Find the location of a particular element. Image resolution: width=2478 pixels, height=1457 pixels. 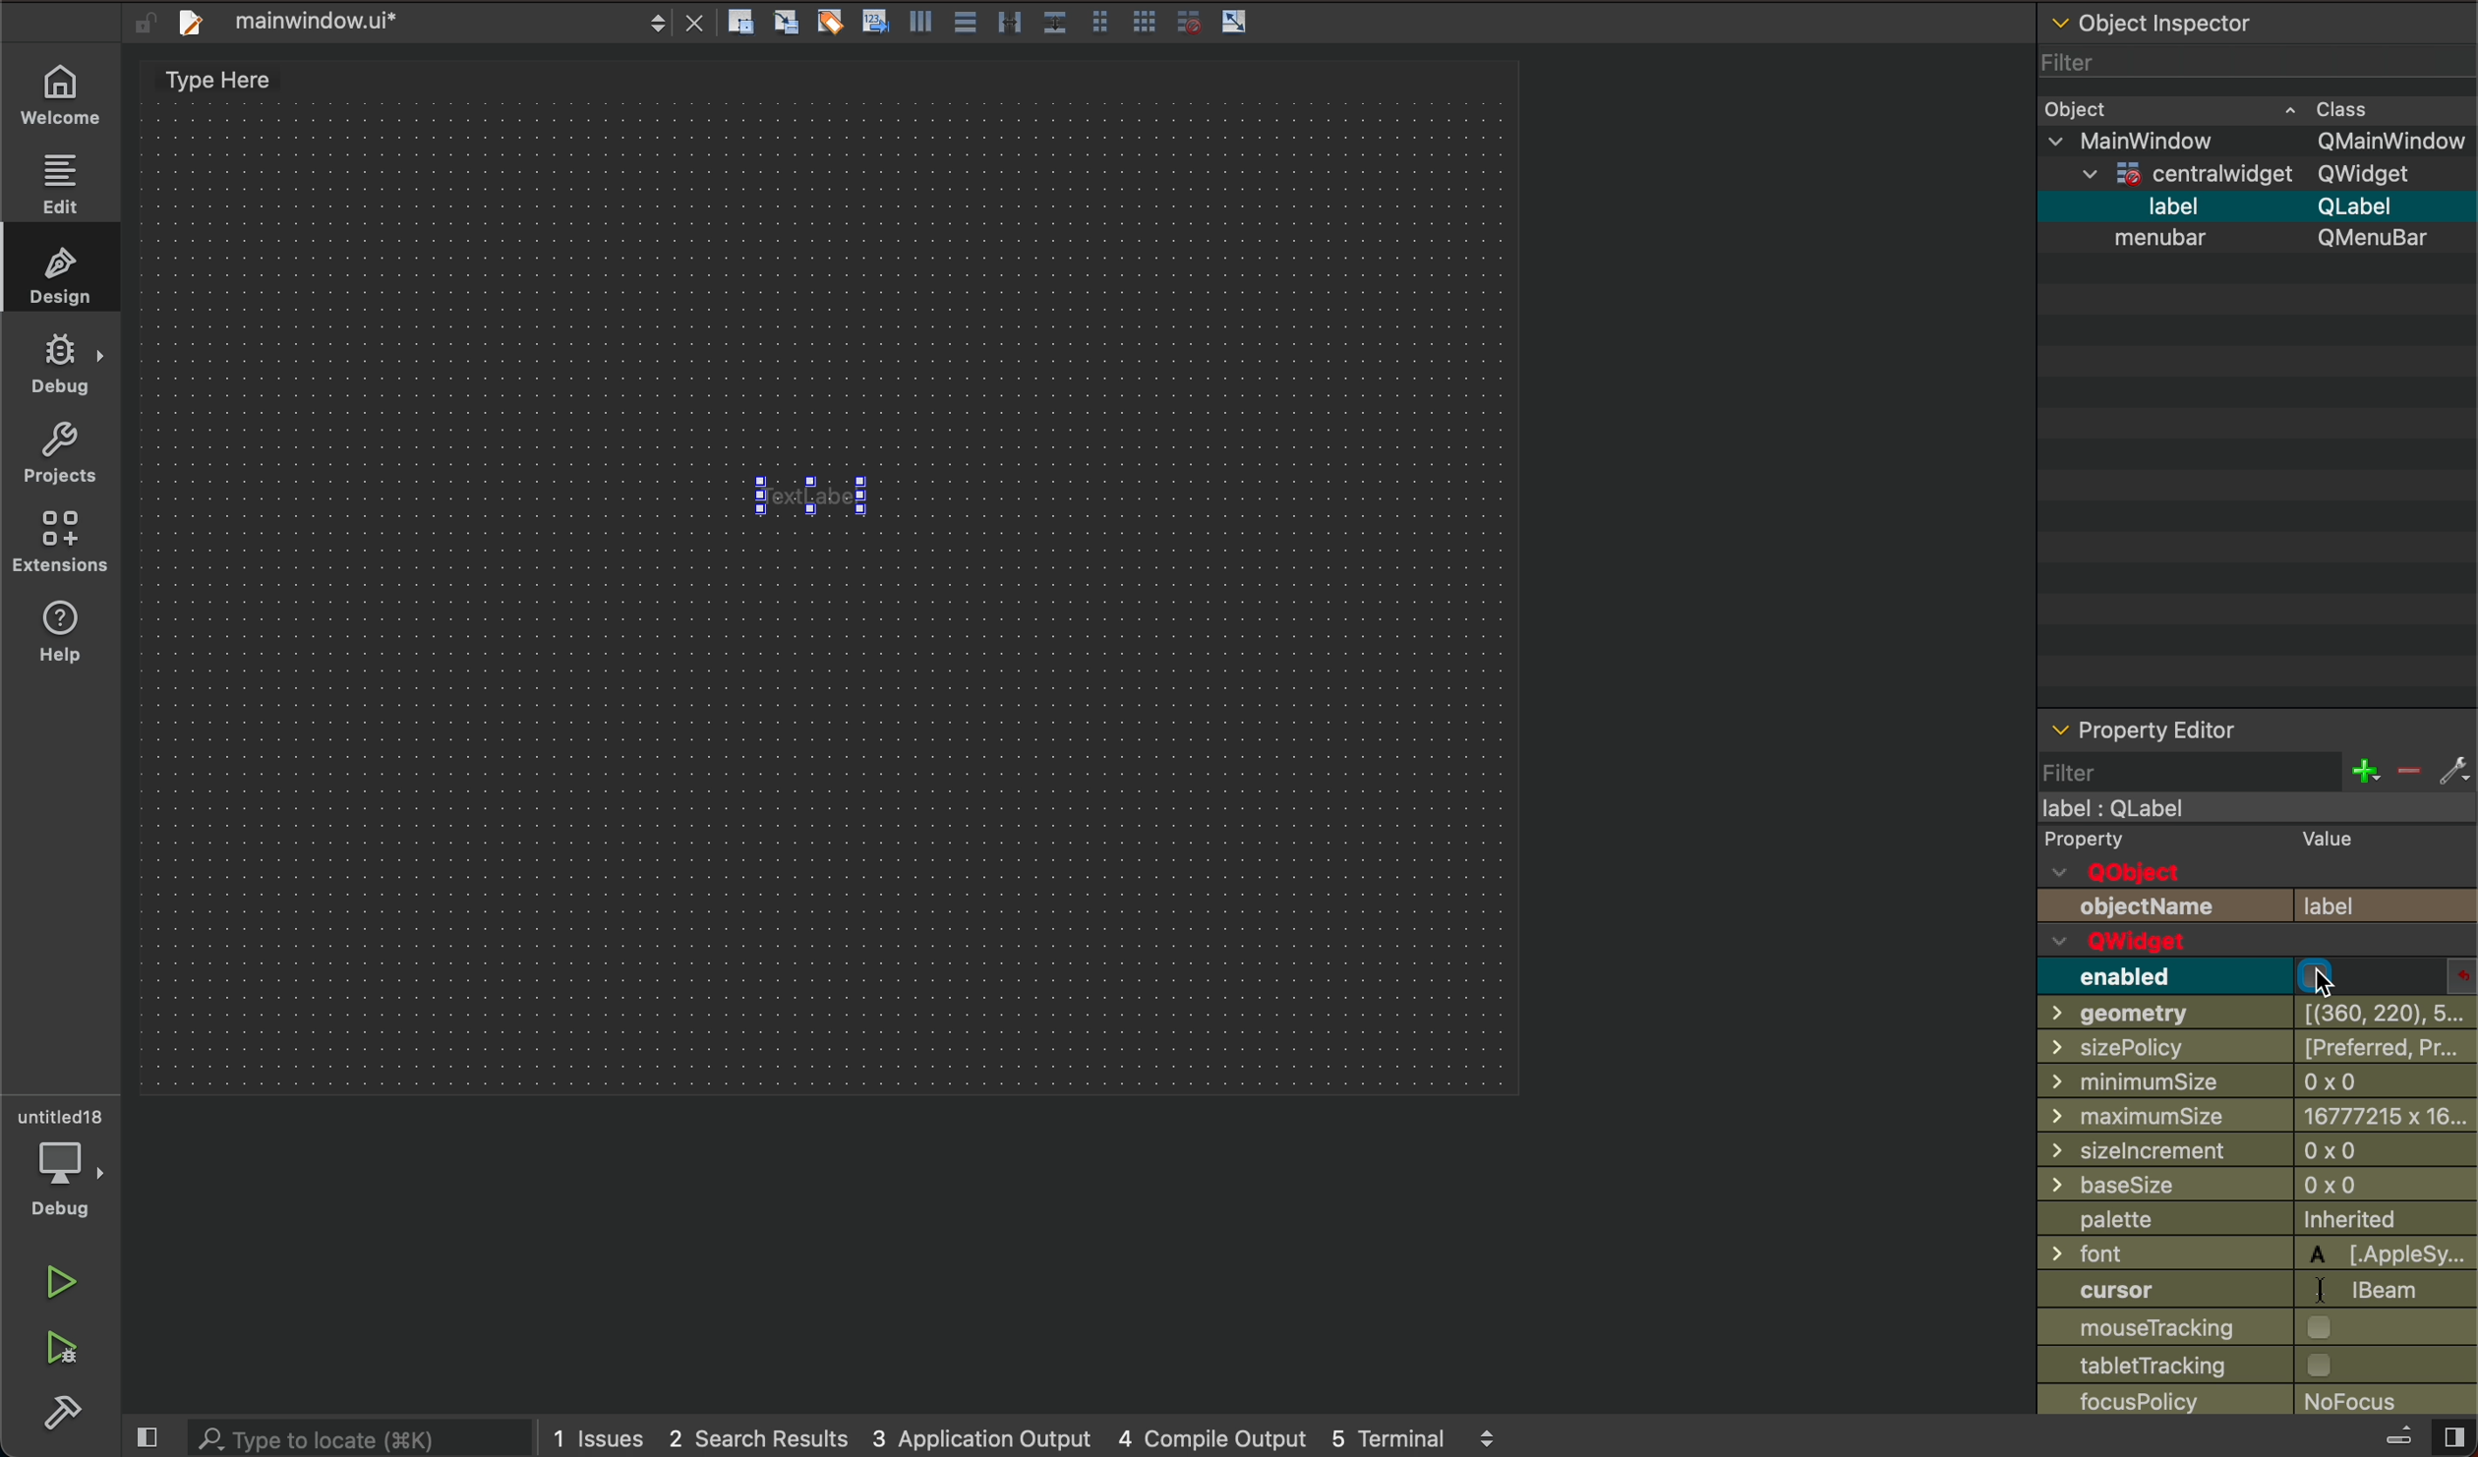

label is located at coordinates (2176, 205).